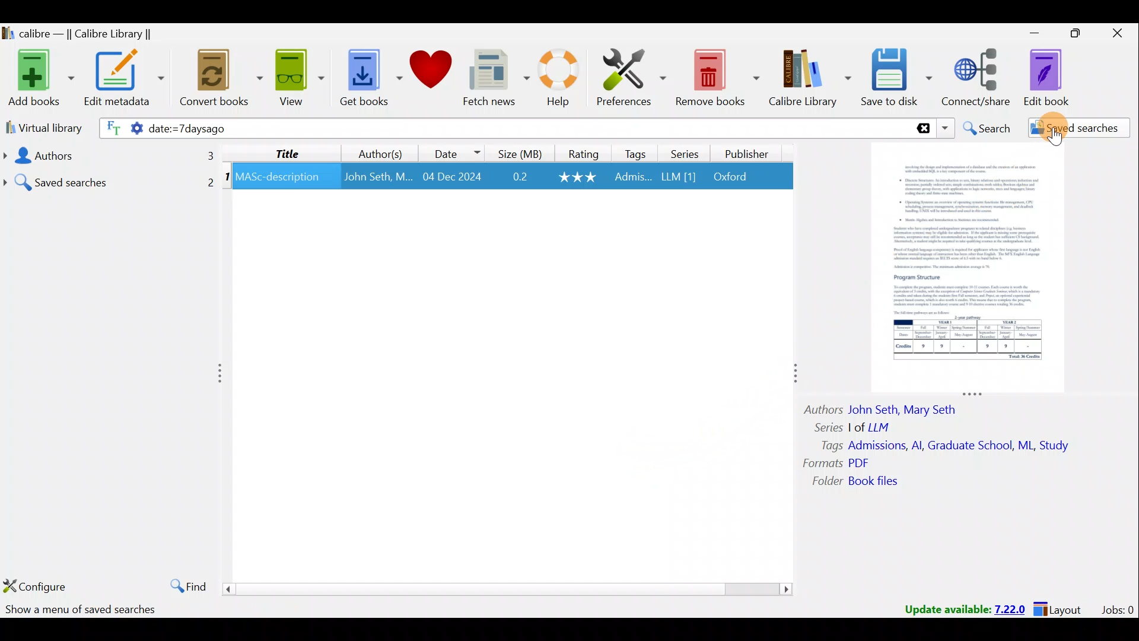  I want to click on LLM [1], so click(677, 179).